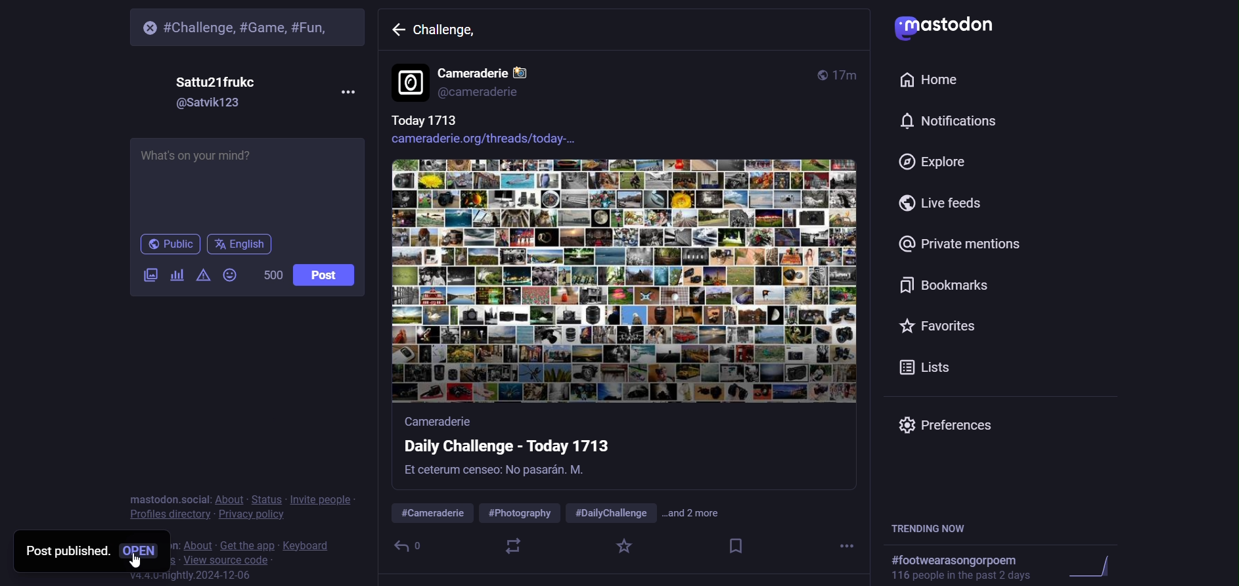 The width and height of the screenshot is (1239, 586). Describe the element at coordinates (323, 500) in the screenshot. I see `invite people` at that location.